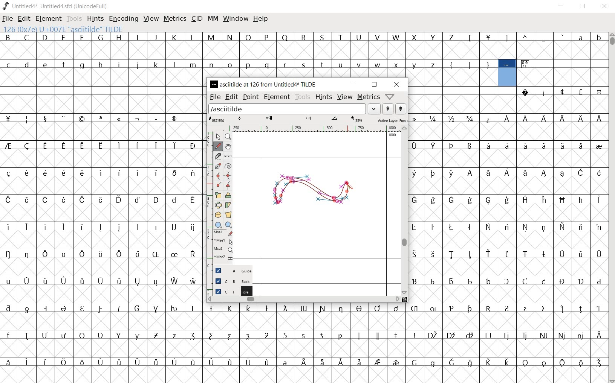 This screenshot has height=383, width=615. I want to click on magnify, so click(229, 137).